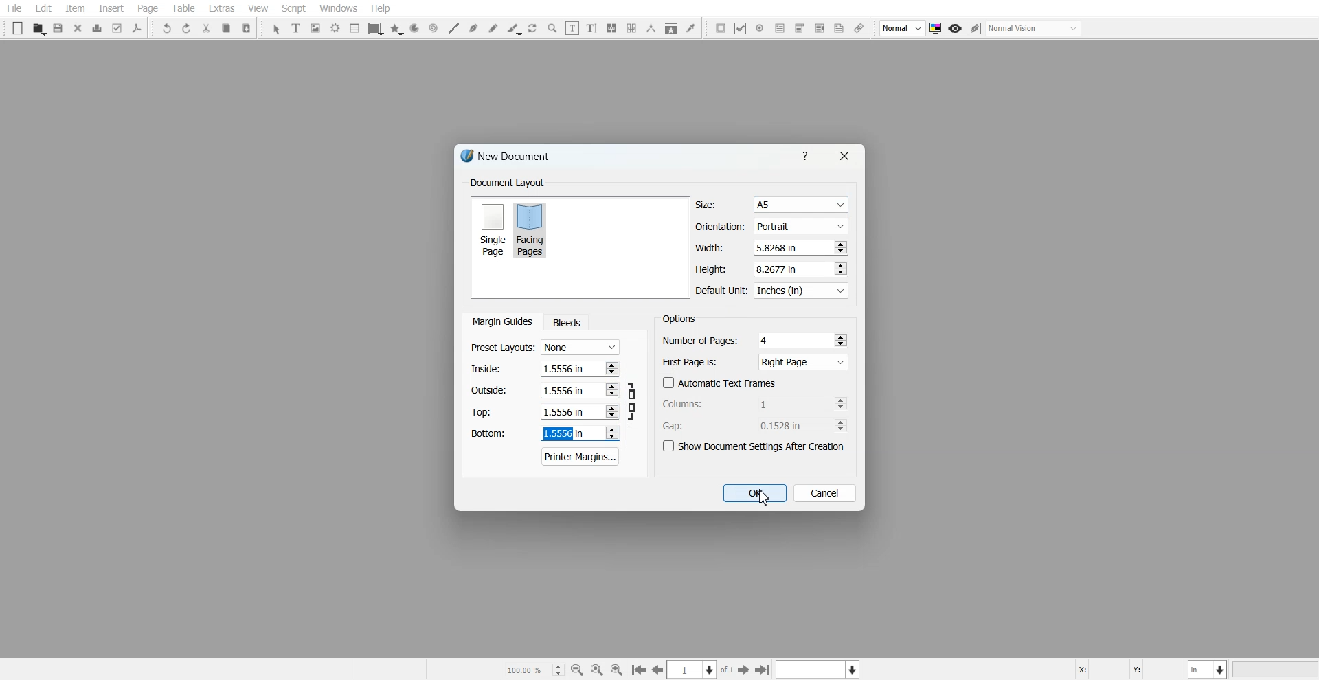  I want to click on Margin Guides, so click(501, 321).